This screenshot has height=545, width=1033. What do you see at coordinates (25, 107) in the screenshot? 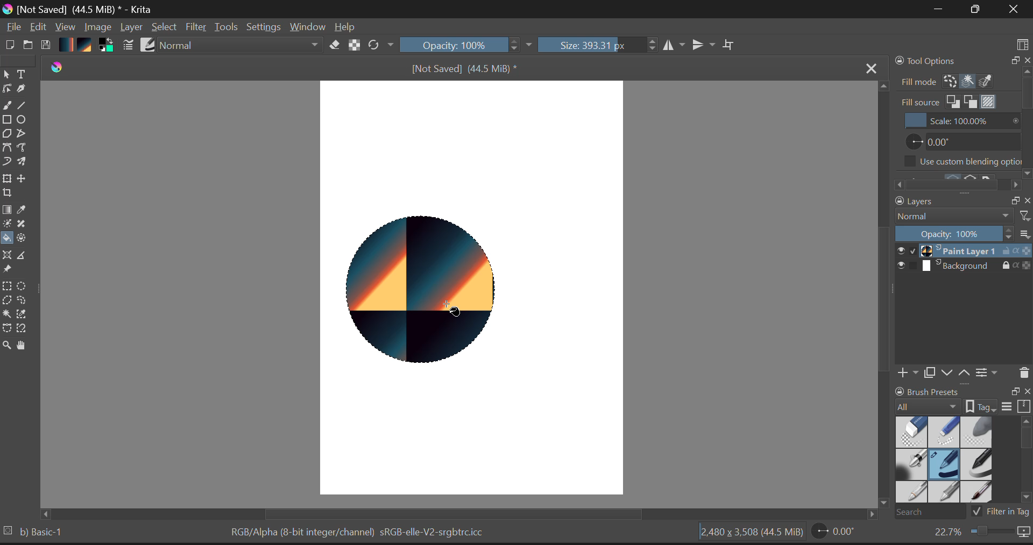
I see `Line` at bounding box center [25, 107].